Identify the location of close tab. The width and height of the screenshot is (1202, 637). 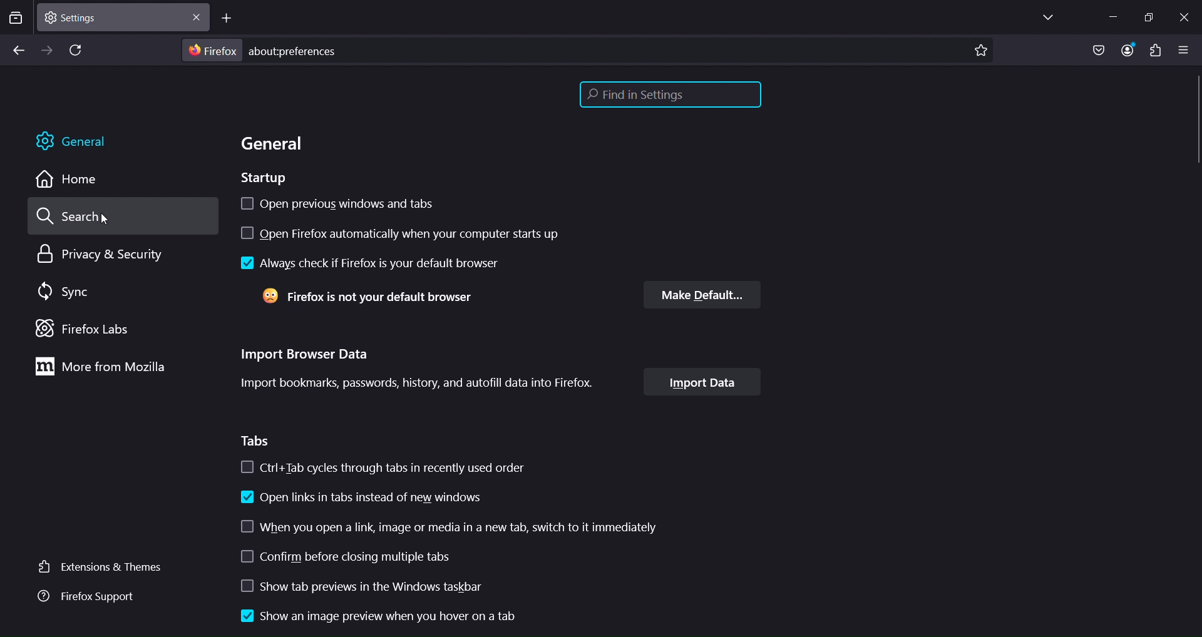
(114, 16).